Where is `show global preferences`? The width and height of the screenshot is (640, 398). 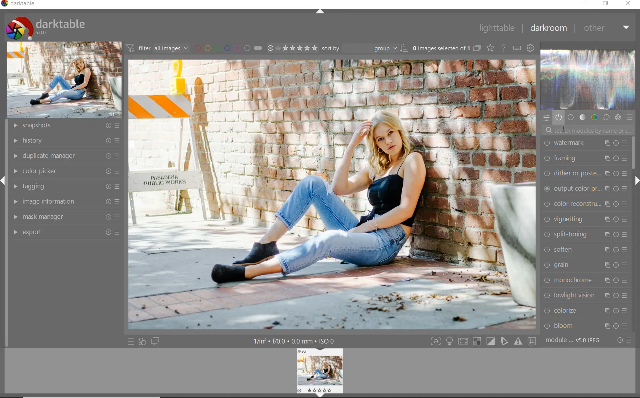 show global preferences is located at coordinates (531, 48).